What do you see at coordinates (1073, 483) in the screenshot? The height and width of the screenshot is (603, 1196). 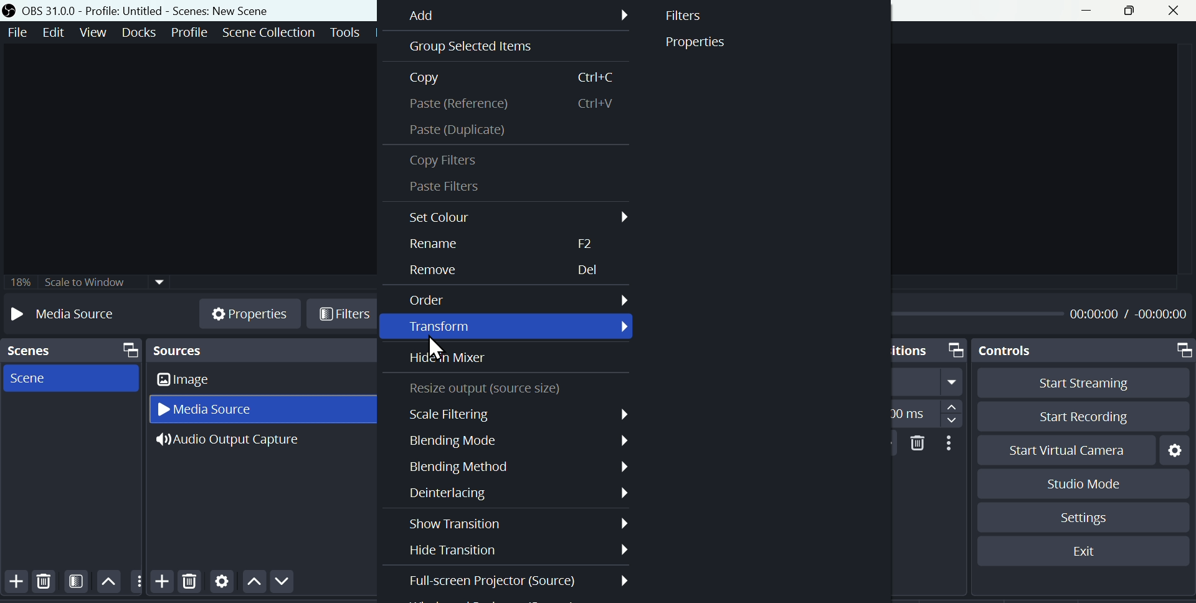 I see `Studio mode` at bounding box center [1073, 483].